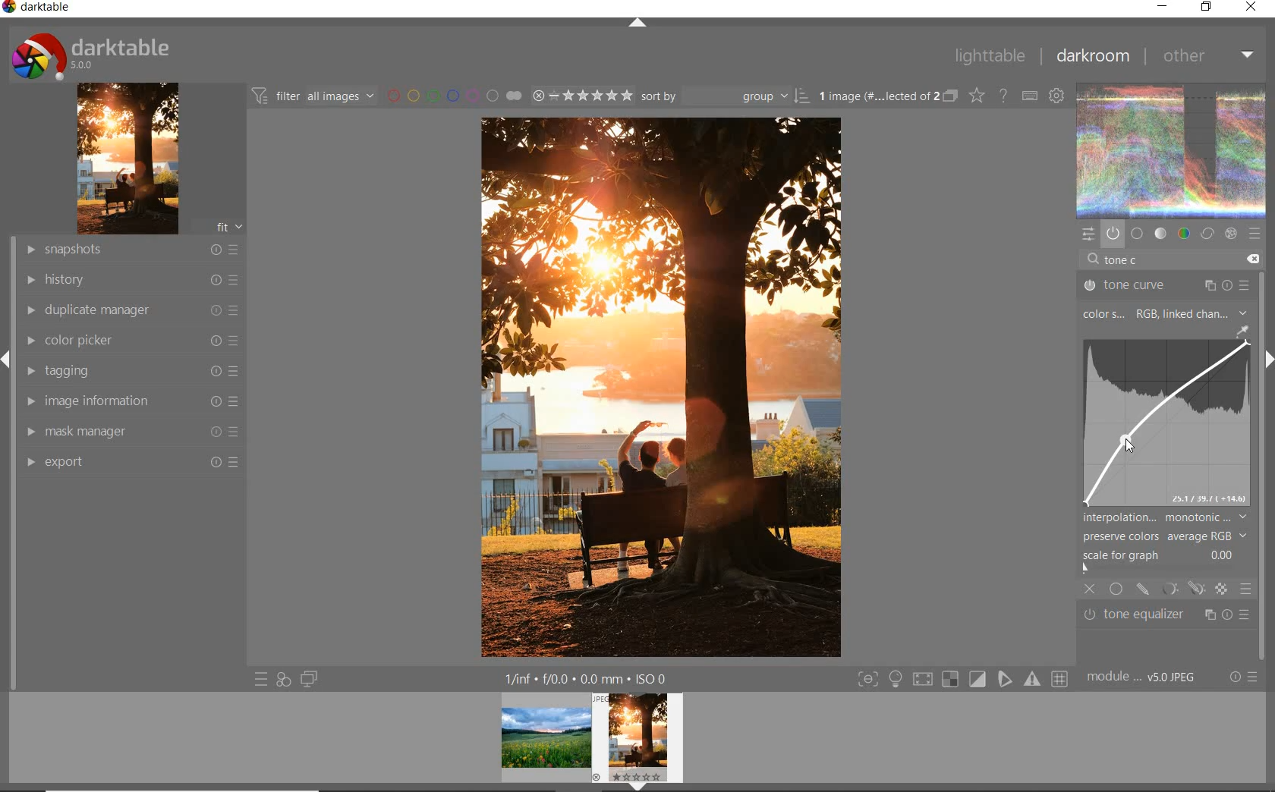 This screenshot has width=1275, height=792. What do you see at coordinates (131, 434) in the screenshot?
I see `mask manager` at bounding box center [131, 434].